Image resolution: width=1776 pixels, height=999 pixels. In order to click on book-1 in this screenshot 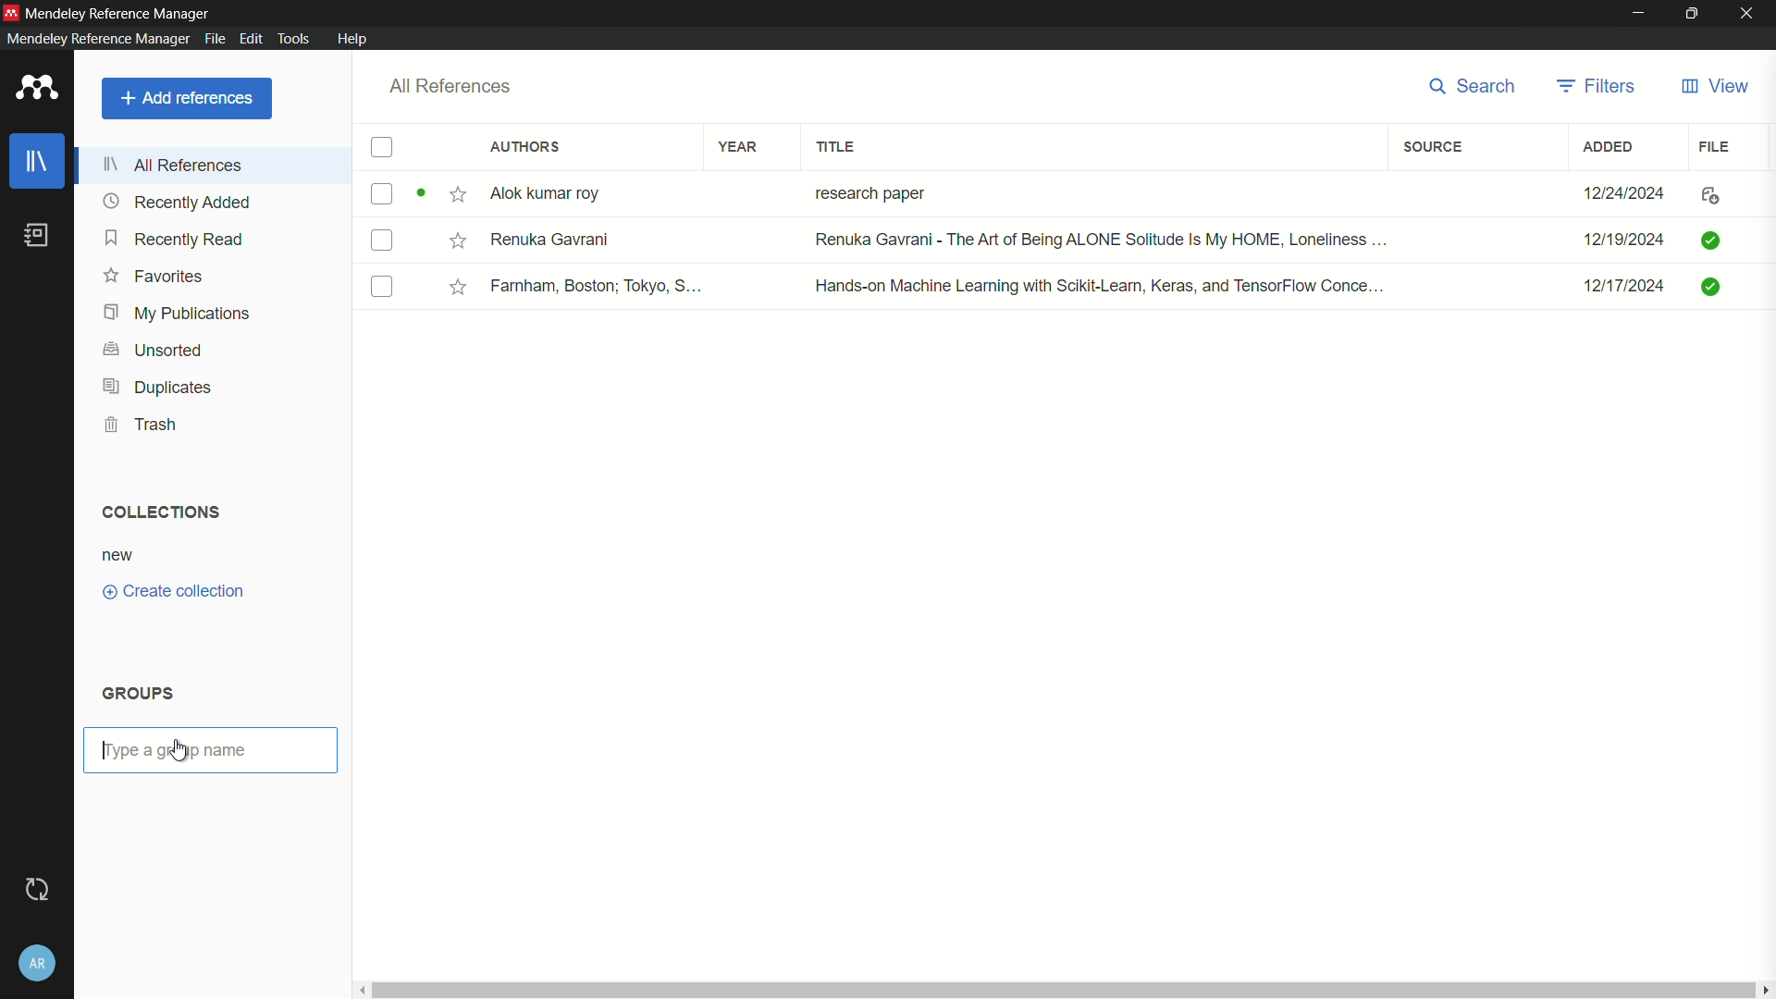, I will do `click(381, 193)`.